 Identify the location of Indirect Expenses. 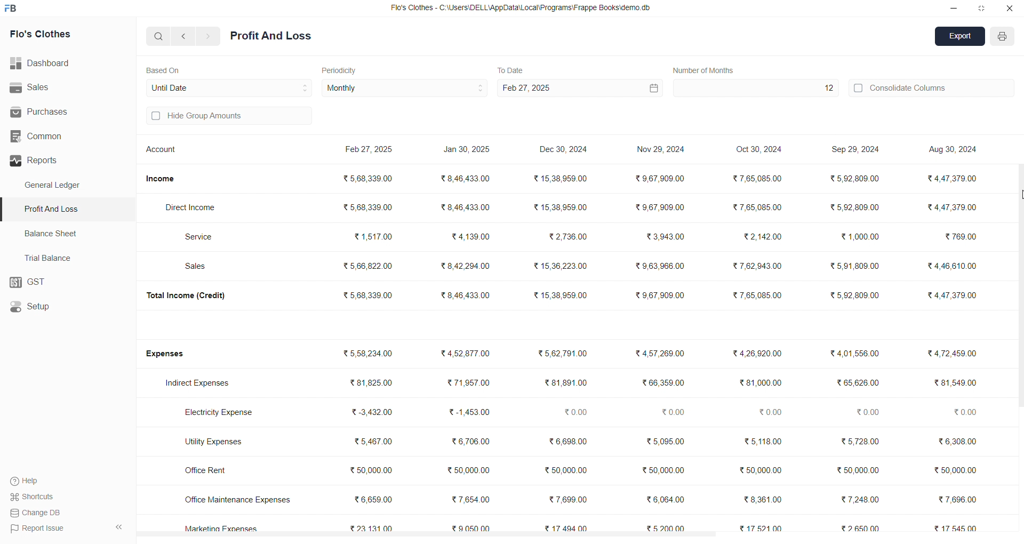
(201, 384).